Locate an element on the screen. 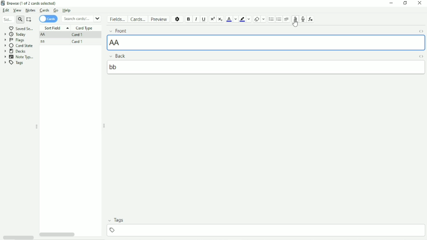 This screenshot has height=240, width=427. Text Highlight color is located at coordinates (242, 19).